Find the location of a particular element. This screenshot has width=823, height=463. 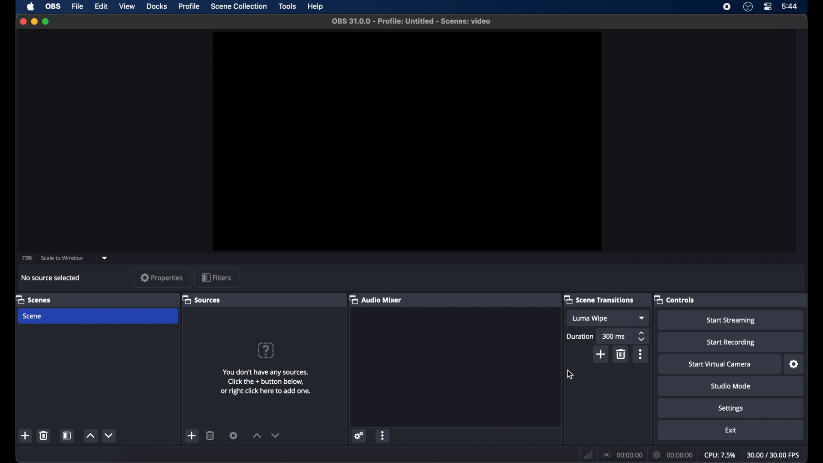

duration is located at coordinates (673, 455).